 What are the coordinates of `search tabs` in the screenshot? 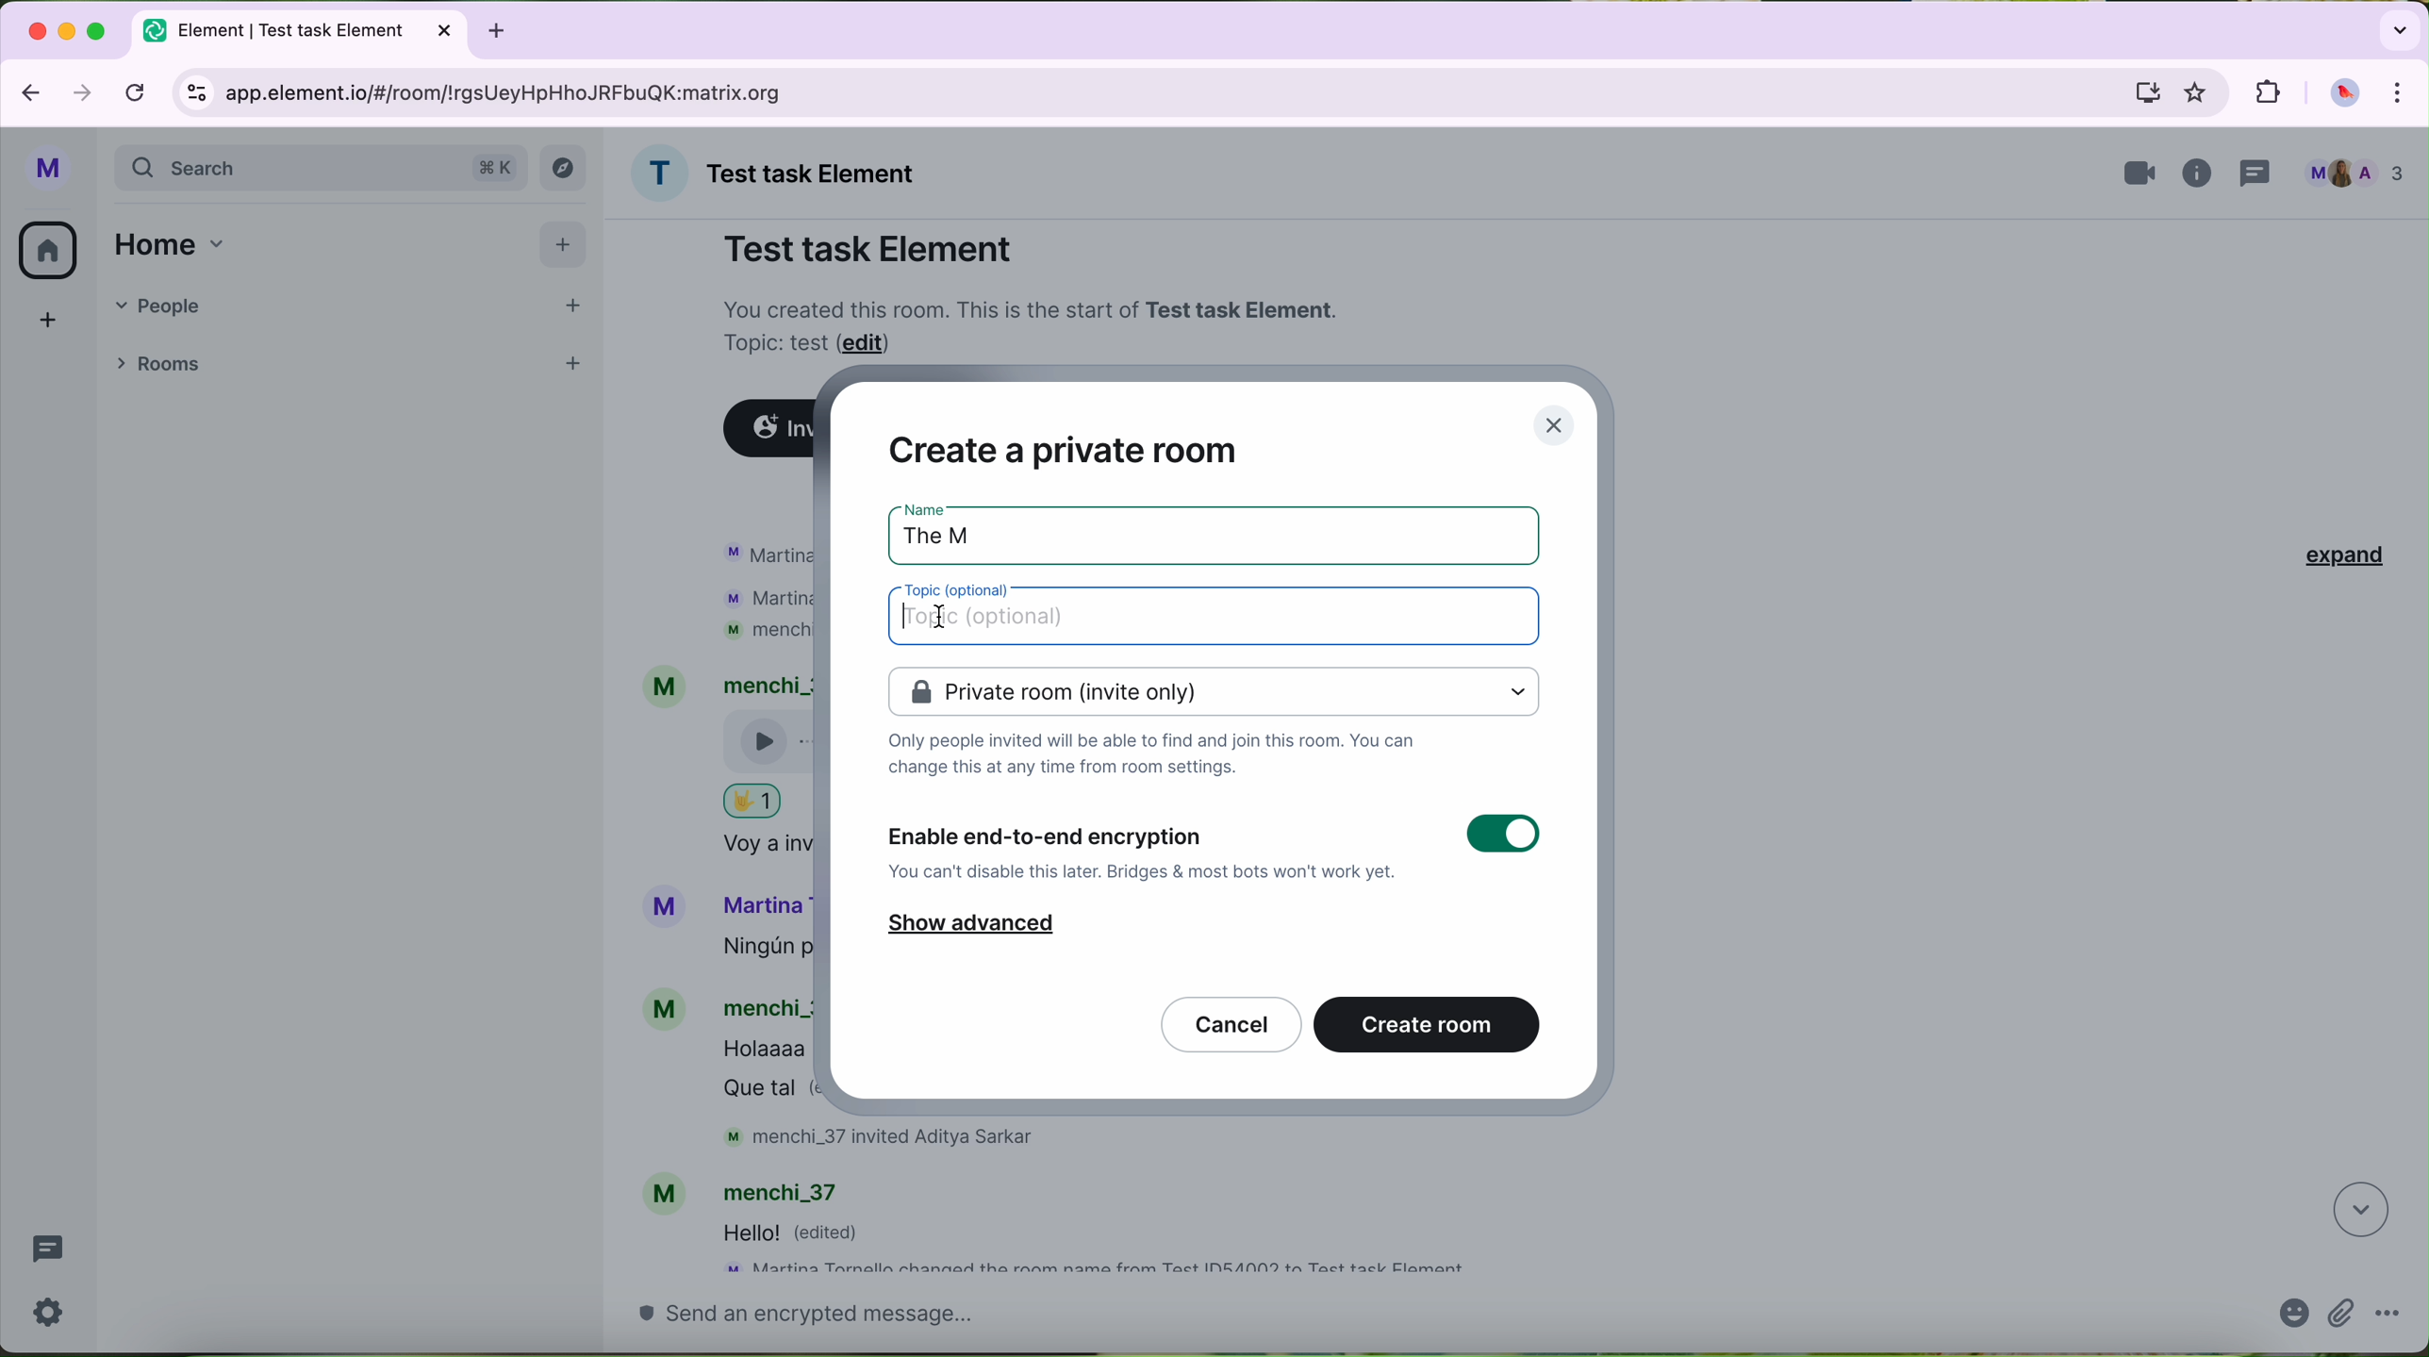 It's located at (2397, 28).